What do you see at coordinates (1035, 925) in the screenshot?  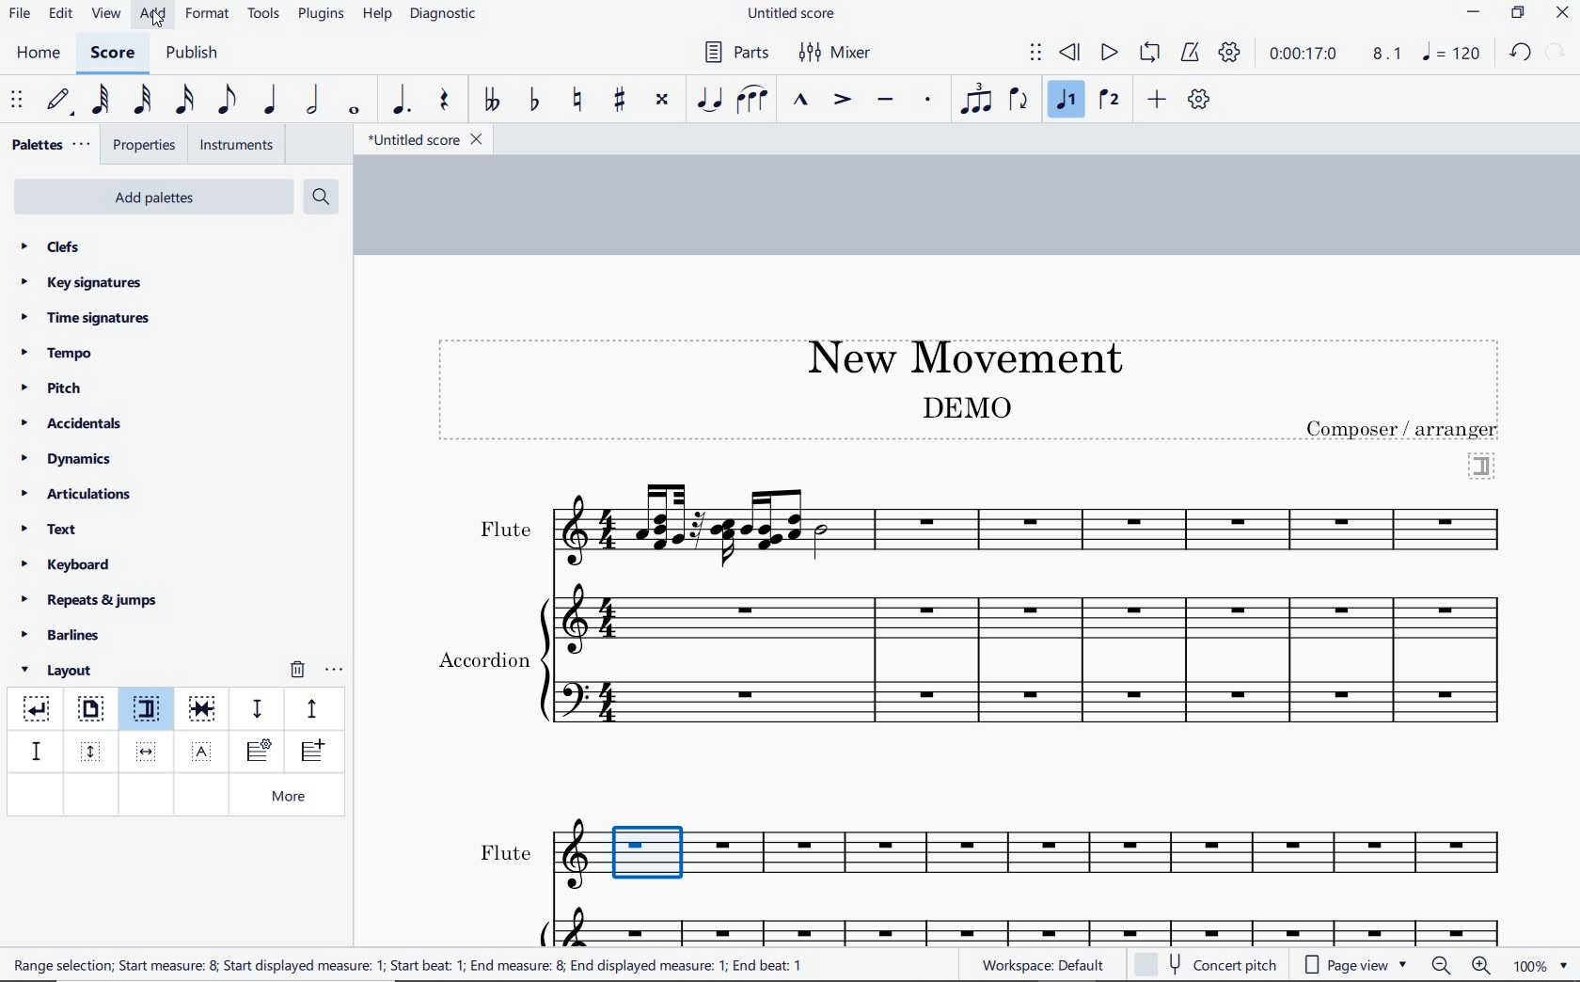 I see `Acc.` at bounding box center [1035, 925].